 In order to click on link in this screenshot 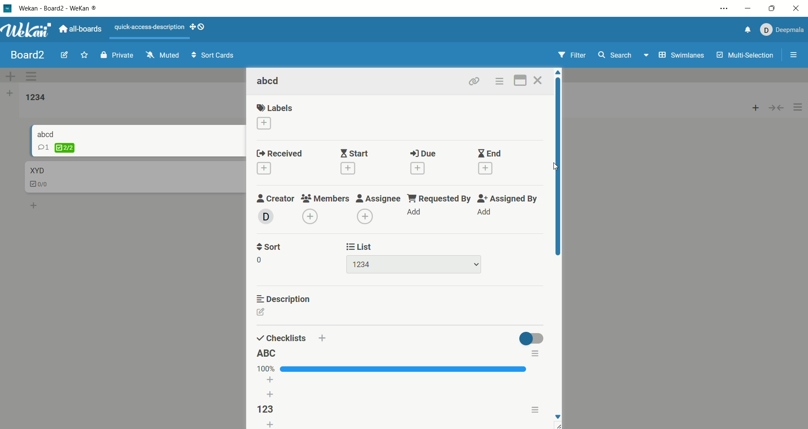, I will do `click(474, 81)`.